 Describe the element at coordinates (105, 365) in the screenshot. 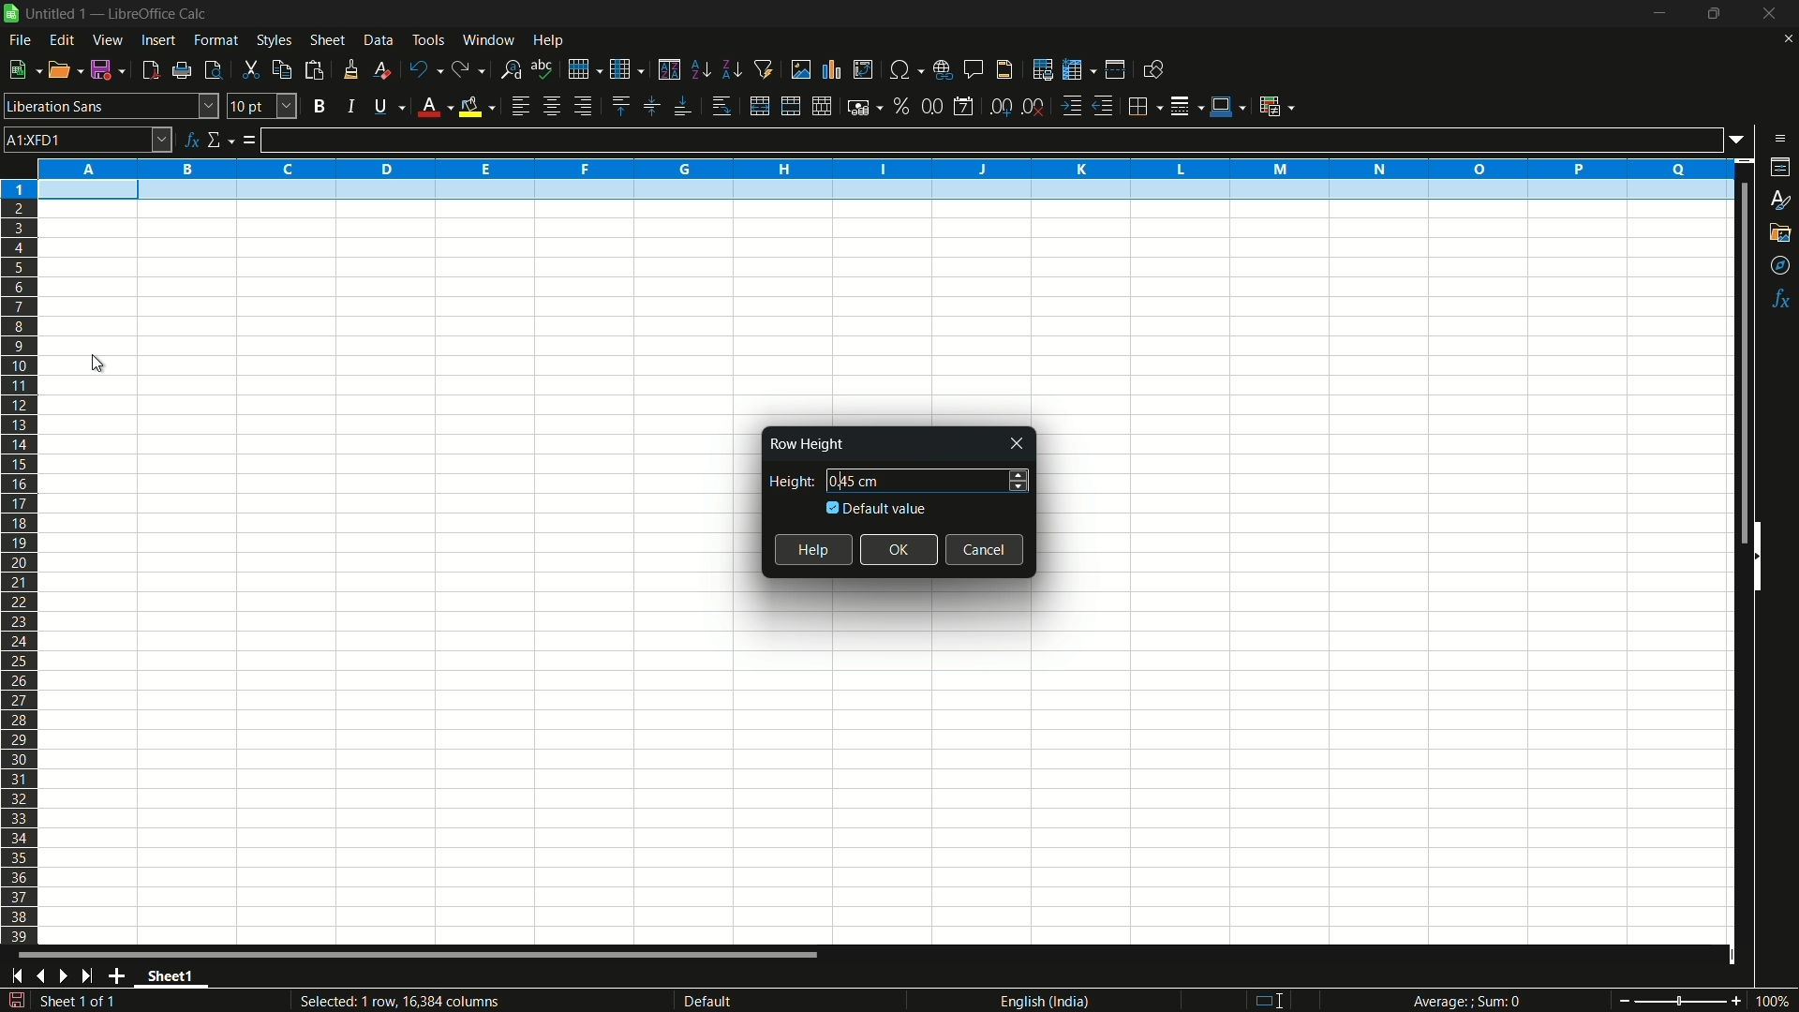

I see `cursor` at that location.